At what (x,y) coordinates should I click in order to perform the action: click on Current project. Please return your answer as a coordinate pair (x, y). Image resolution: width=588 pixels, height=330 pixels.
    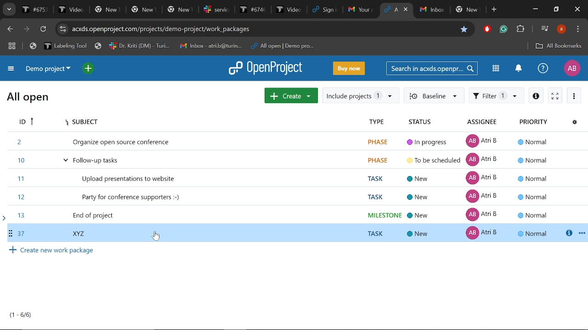
    Looking at the image, I should click on (51, 69).